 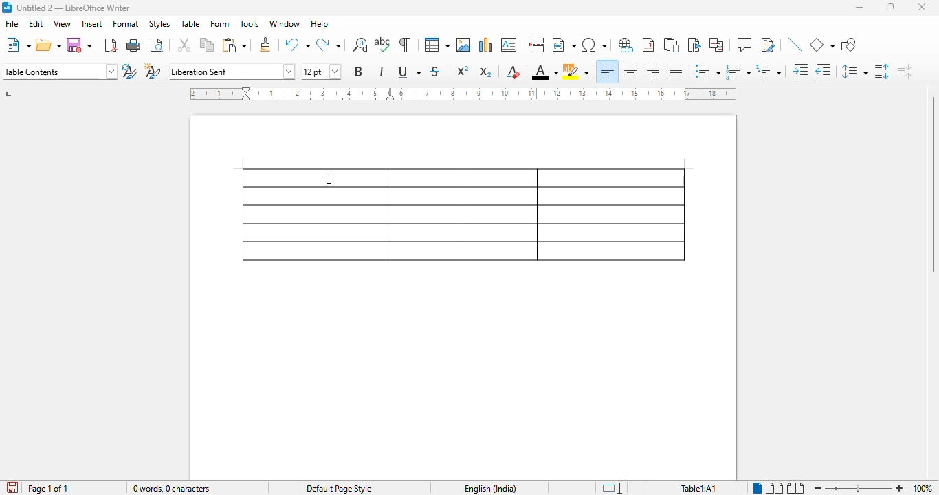 I want to click on justified, so click(x=676, y=71).